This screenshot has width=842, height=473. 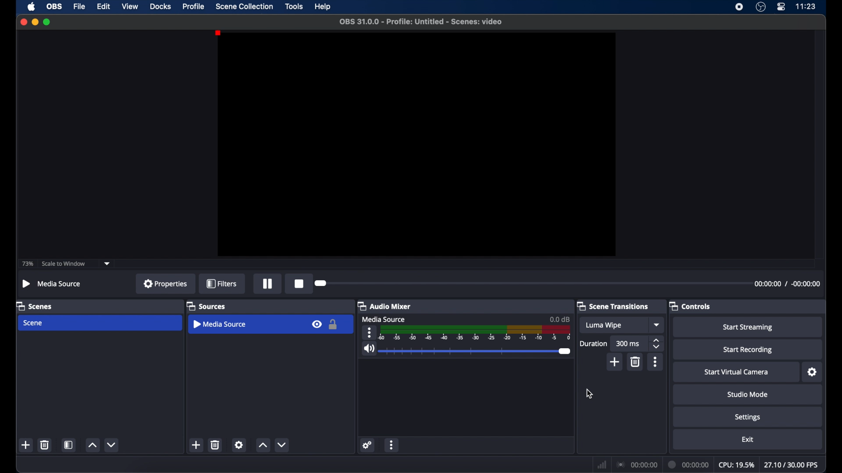 What do you see at coordinates (613, 306) in the screenshot?
I see `scene transitions` at bounding box center [613, 306].